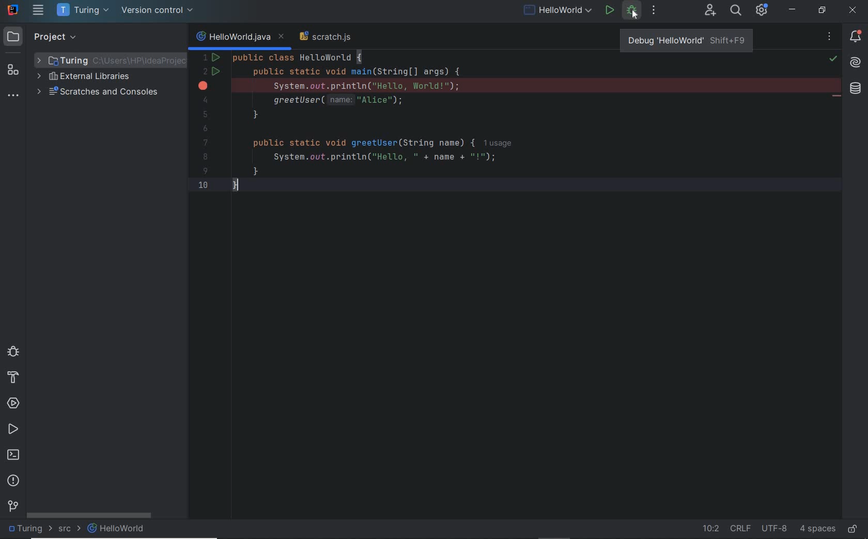 This screenshot has height=539, width=868. Describe the element at coordinates (12, 97) in the screenshot. I see `more tool windows` at that location.